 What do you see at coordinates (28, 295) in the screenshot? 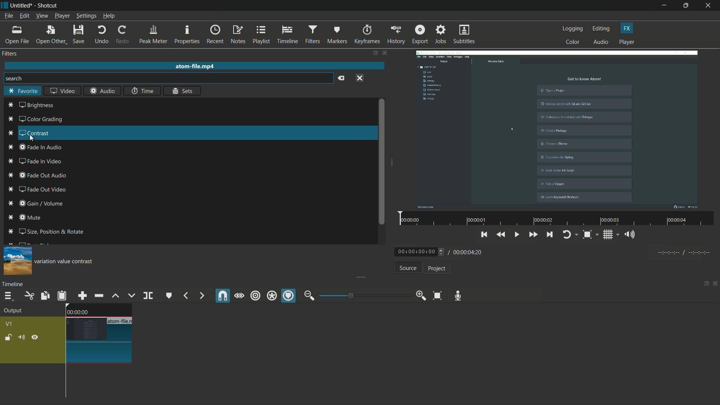
I see `cut` at bounding box center [28, 295].